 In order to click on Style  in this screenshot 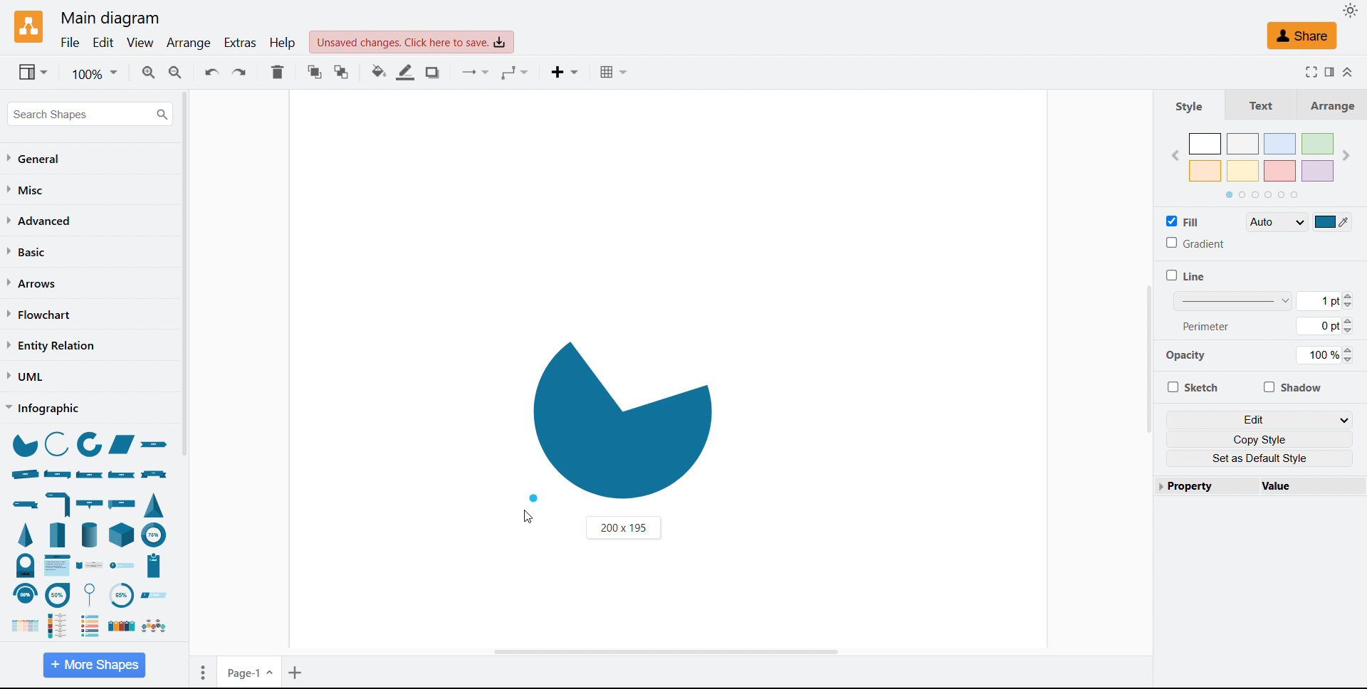, I will do `click(1190, 105)`.